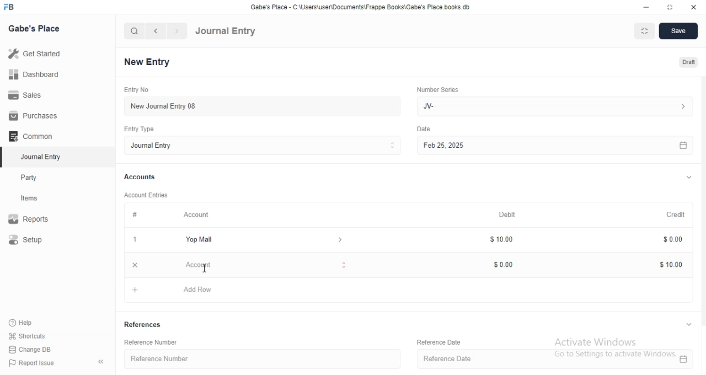 The height and width of the screenshot is (375, 706). What do you see at coordinates (157, 31) in the screenshot?
I see `navigate backward` at bounding box center [157, 31].